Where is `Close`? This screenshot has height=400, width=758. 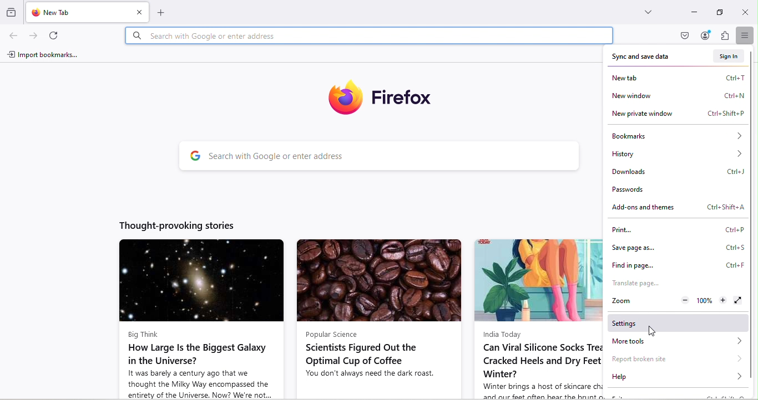
Close is located at coordinates (746, 12).